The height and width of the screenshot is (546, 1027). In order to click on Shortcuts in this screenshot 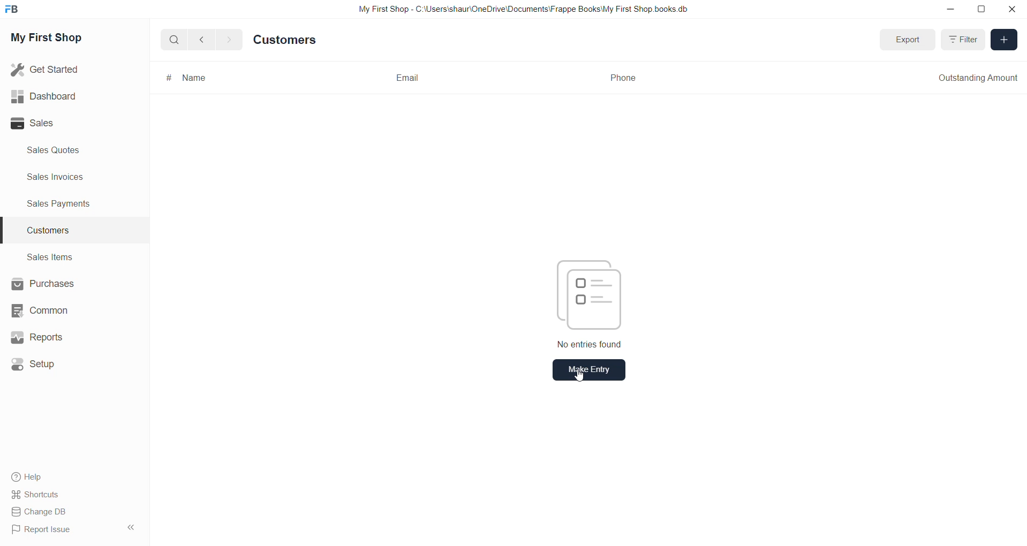, I will do `click(36, 494)`.